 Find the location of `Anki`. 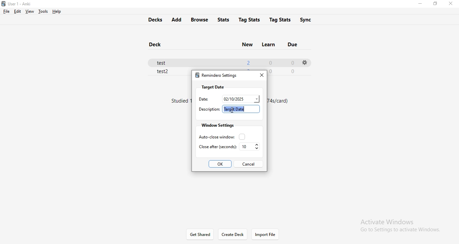

Anki is located at coordinates (19, 4).